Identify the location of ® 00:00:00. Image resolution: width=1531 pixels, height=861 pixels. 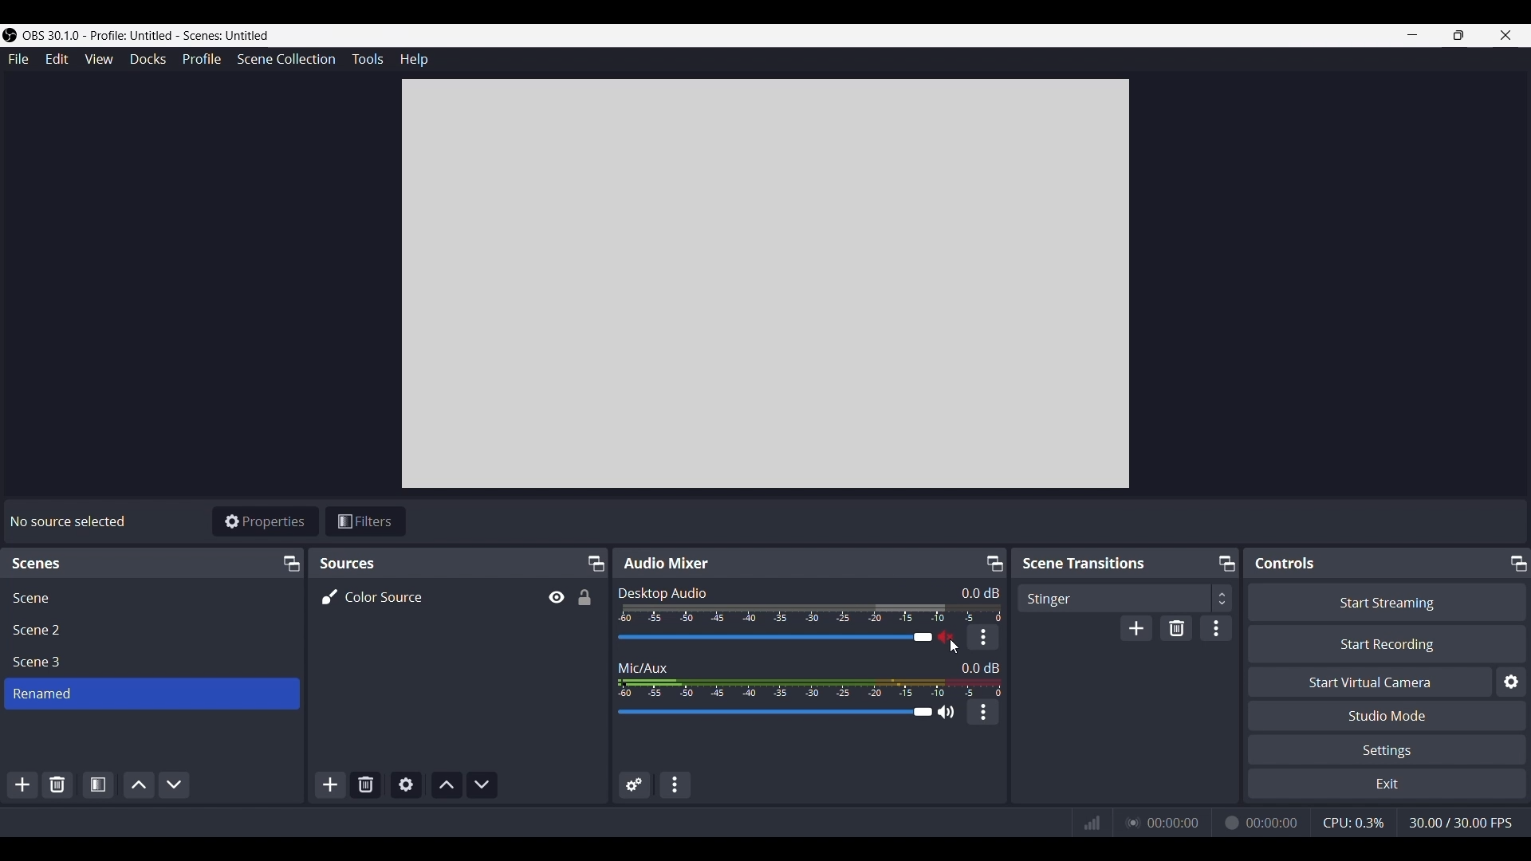
(1167, 820).